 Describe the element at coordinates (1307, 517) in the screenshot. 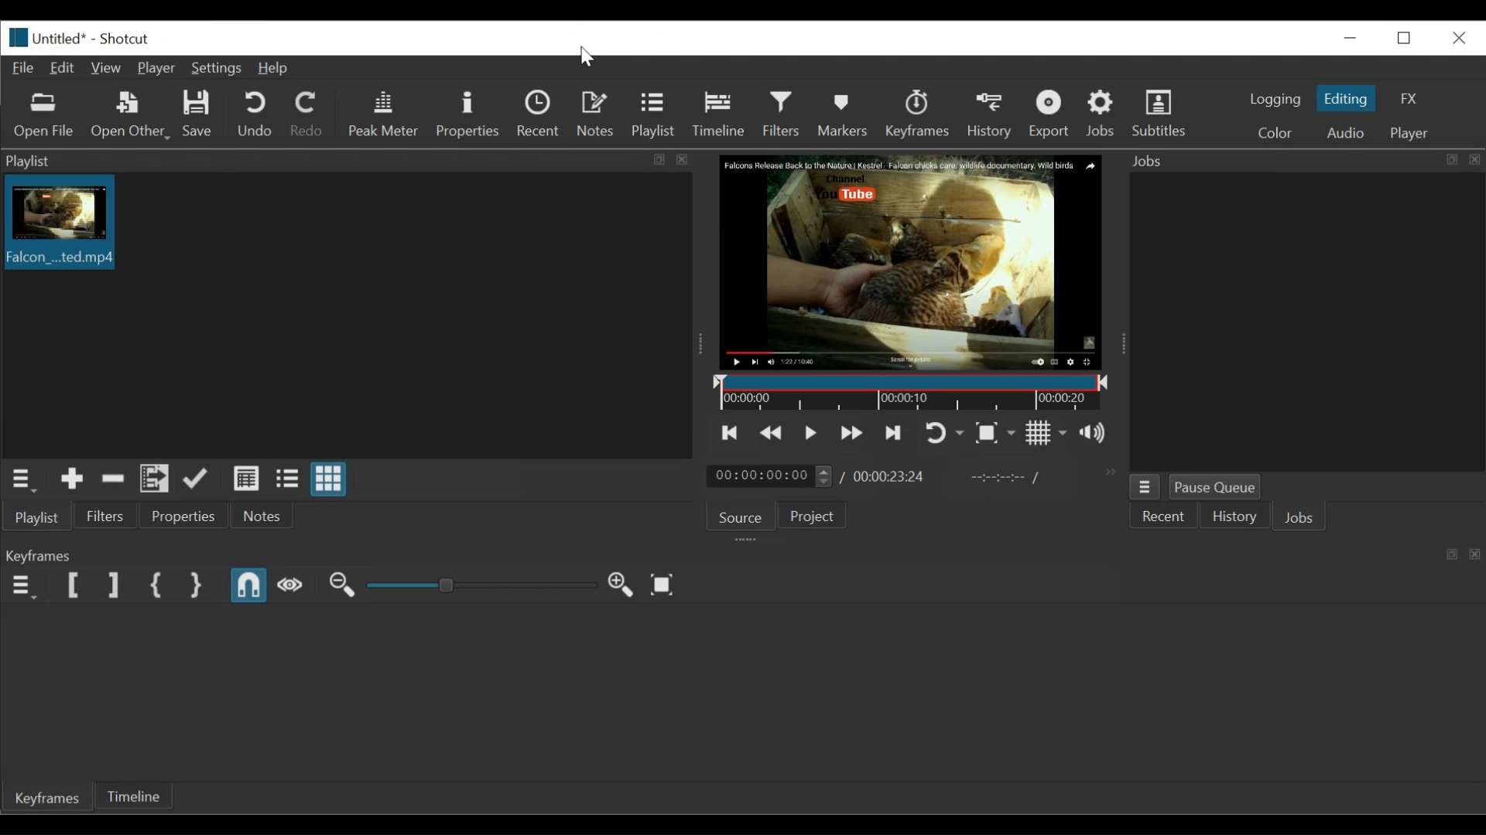

I see `Jobs` at that location.